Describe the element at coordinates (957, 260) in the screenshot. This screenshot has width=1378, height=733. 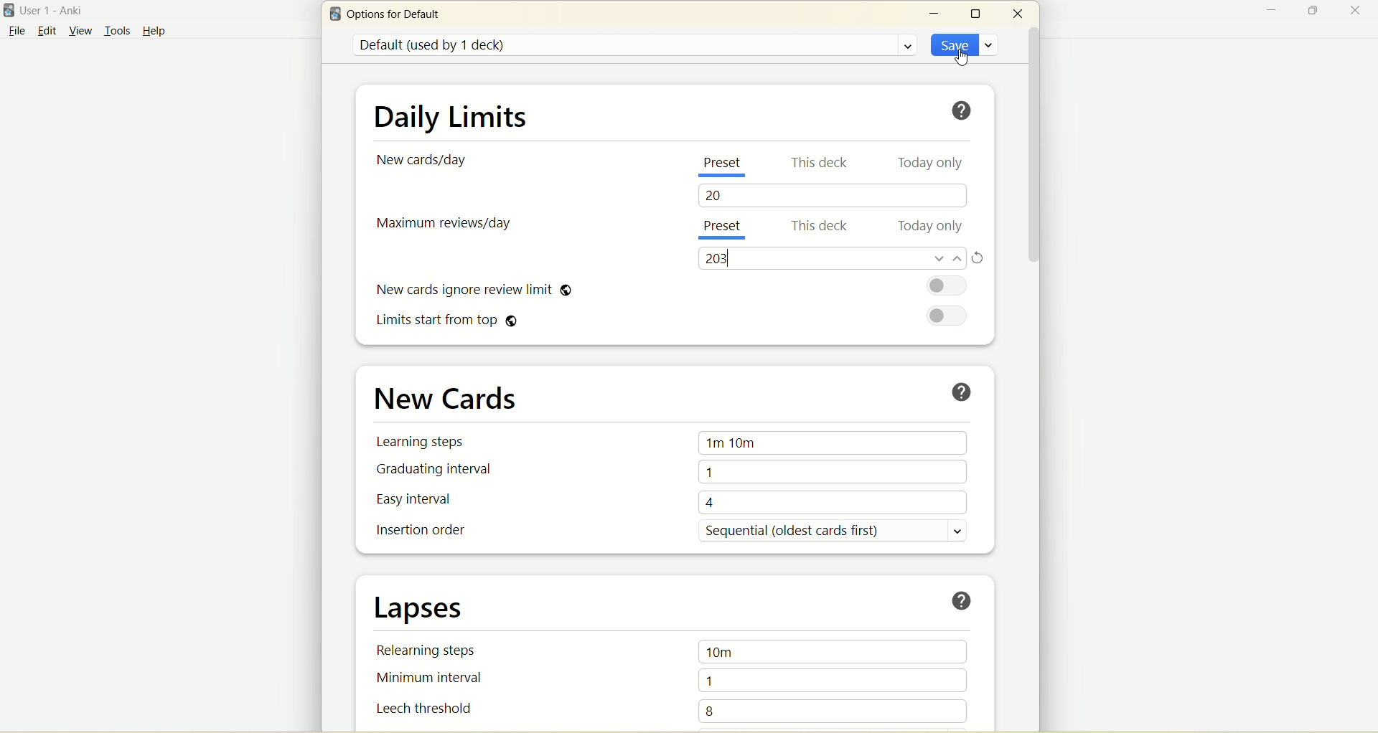
I see `increase` at that location.